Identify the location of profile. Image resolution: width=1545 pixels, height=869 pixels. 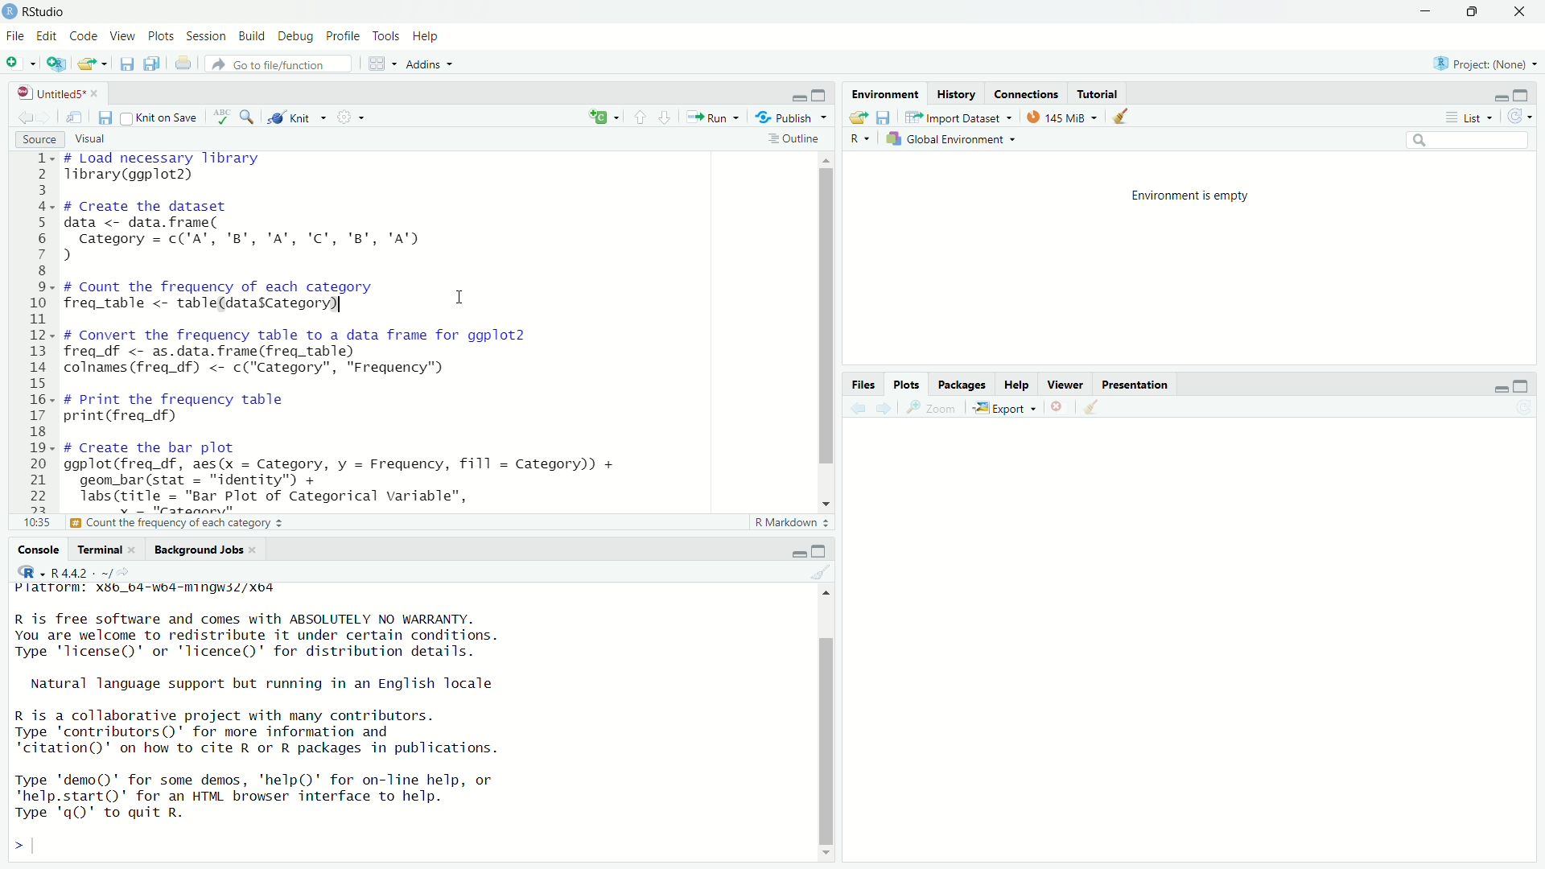
(342, 36).